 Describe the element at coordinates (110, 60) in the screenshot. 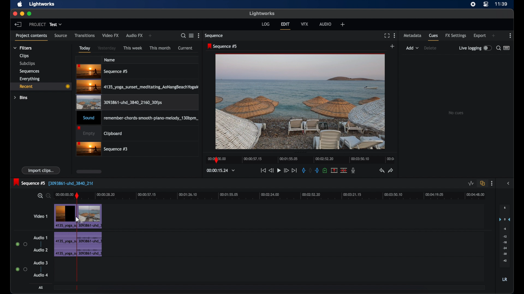

I see `name` at that location.